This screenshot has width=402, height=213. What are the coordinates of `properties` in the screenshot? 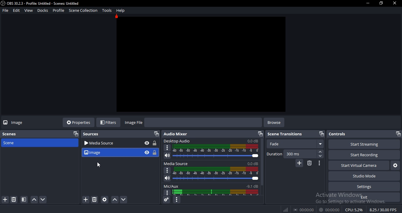 It's located at (79, 123).